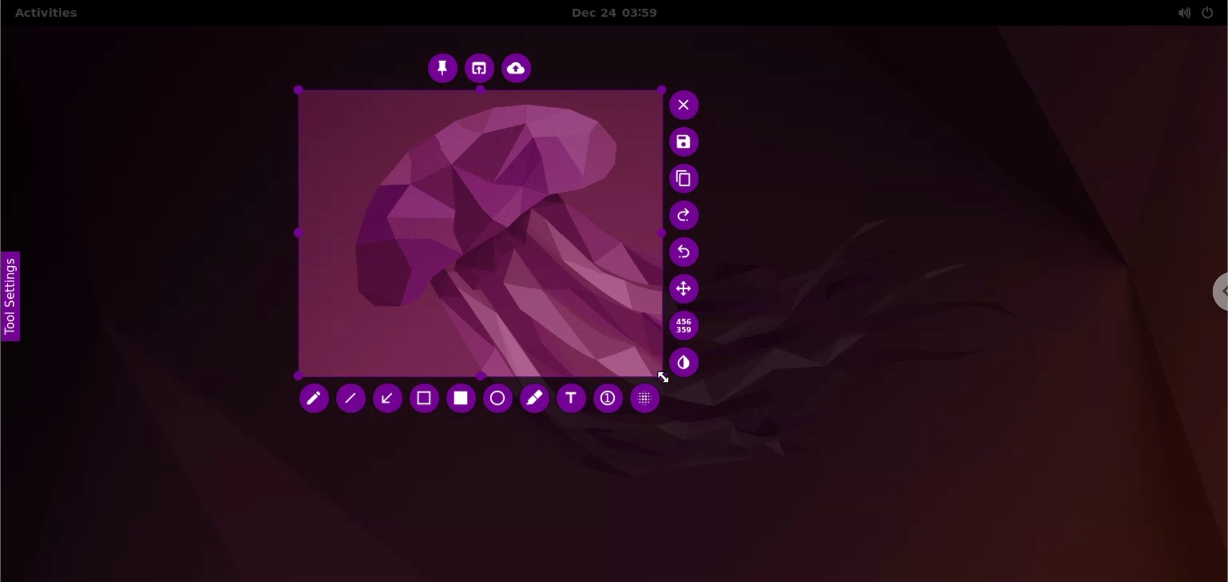  I want to click on redo, so click(689, 217).